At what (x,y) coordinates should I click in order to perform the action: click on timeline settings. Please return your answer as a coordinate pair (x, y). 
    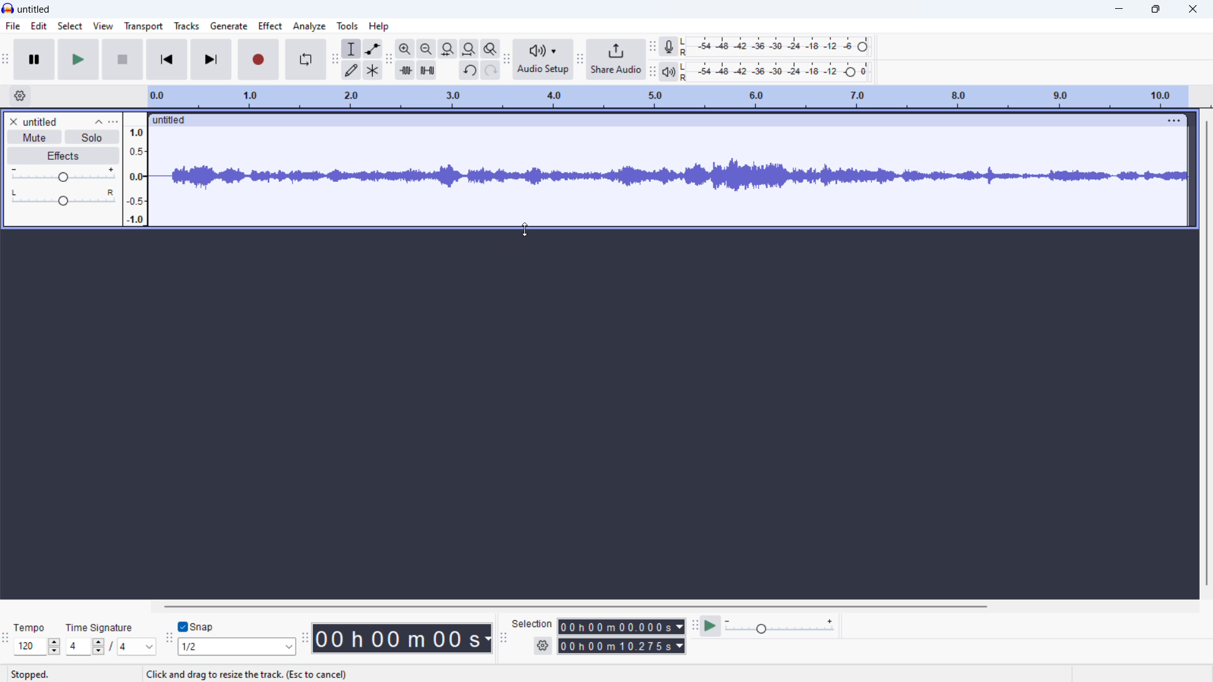
    Looking at the image, I should click on (20, 95).